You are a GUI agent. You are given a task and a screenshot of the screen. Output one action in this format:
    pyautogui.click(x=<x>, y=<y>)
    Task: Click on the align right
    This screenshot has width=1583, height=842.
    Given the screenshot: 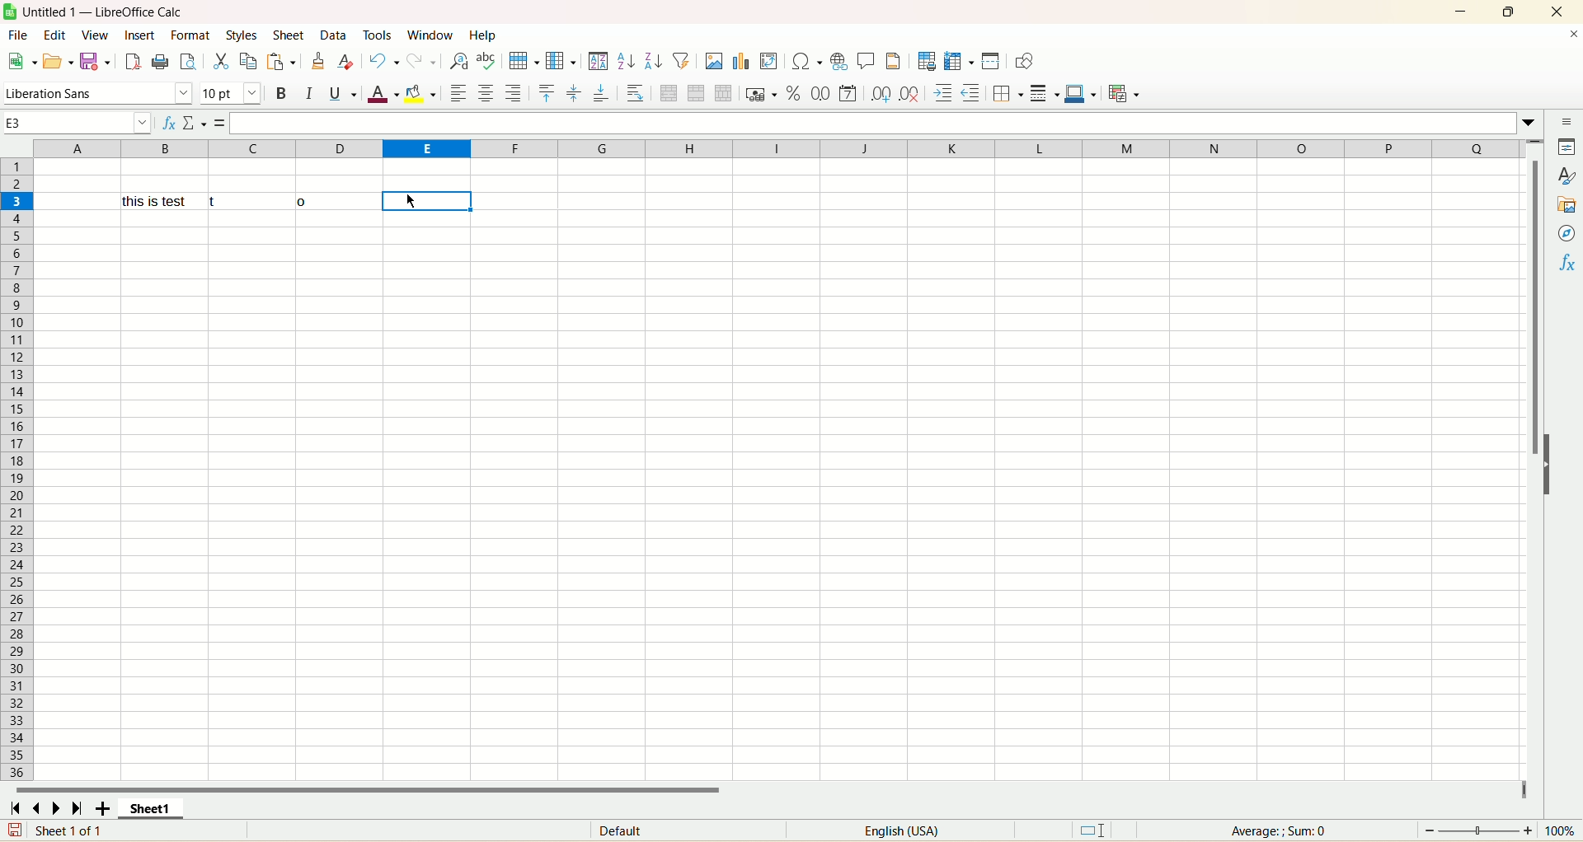 What is the action you would take?
    pyautogui.click(x=514, y=92)
    